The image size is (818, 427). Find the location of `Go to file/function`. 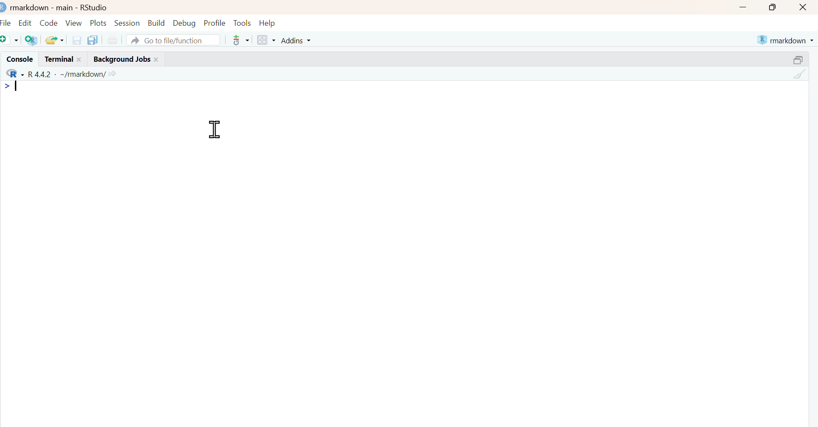

Go to file/function is located at coordinates (174, 39).